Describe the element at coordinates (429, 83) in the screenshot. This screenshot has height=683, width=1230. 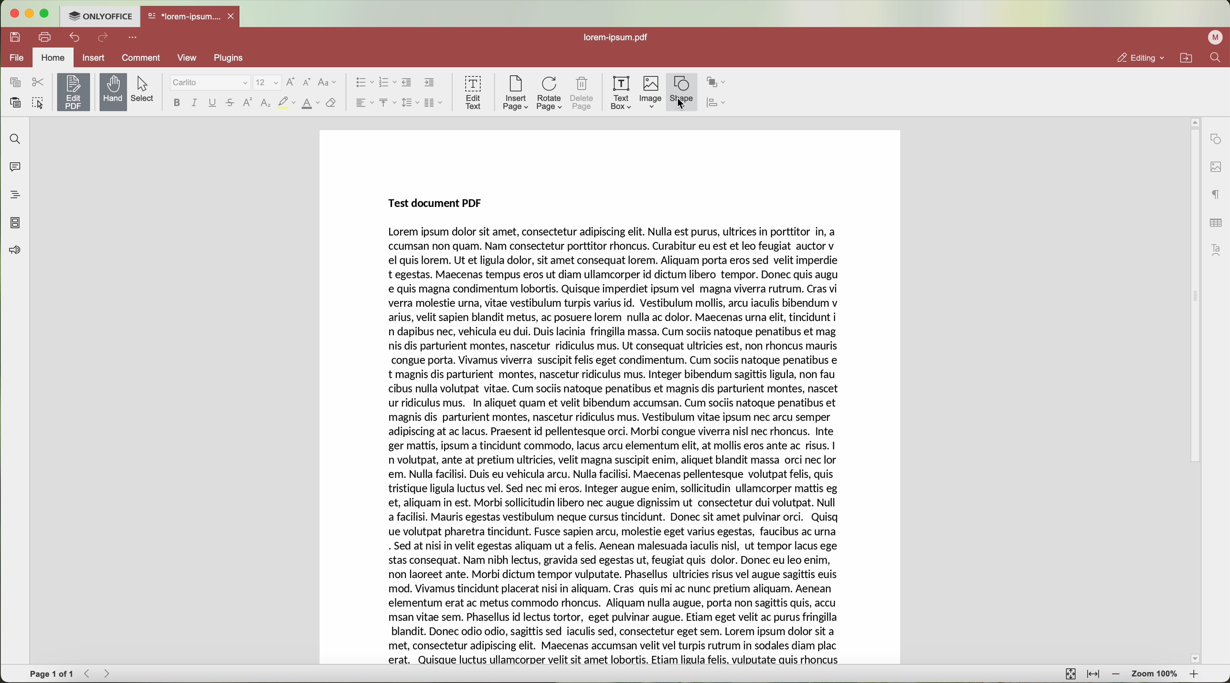
I see `increase indent` at that location.